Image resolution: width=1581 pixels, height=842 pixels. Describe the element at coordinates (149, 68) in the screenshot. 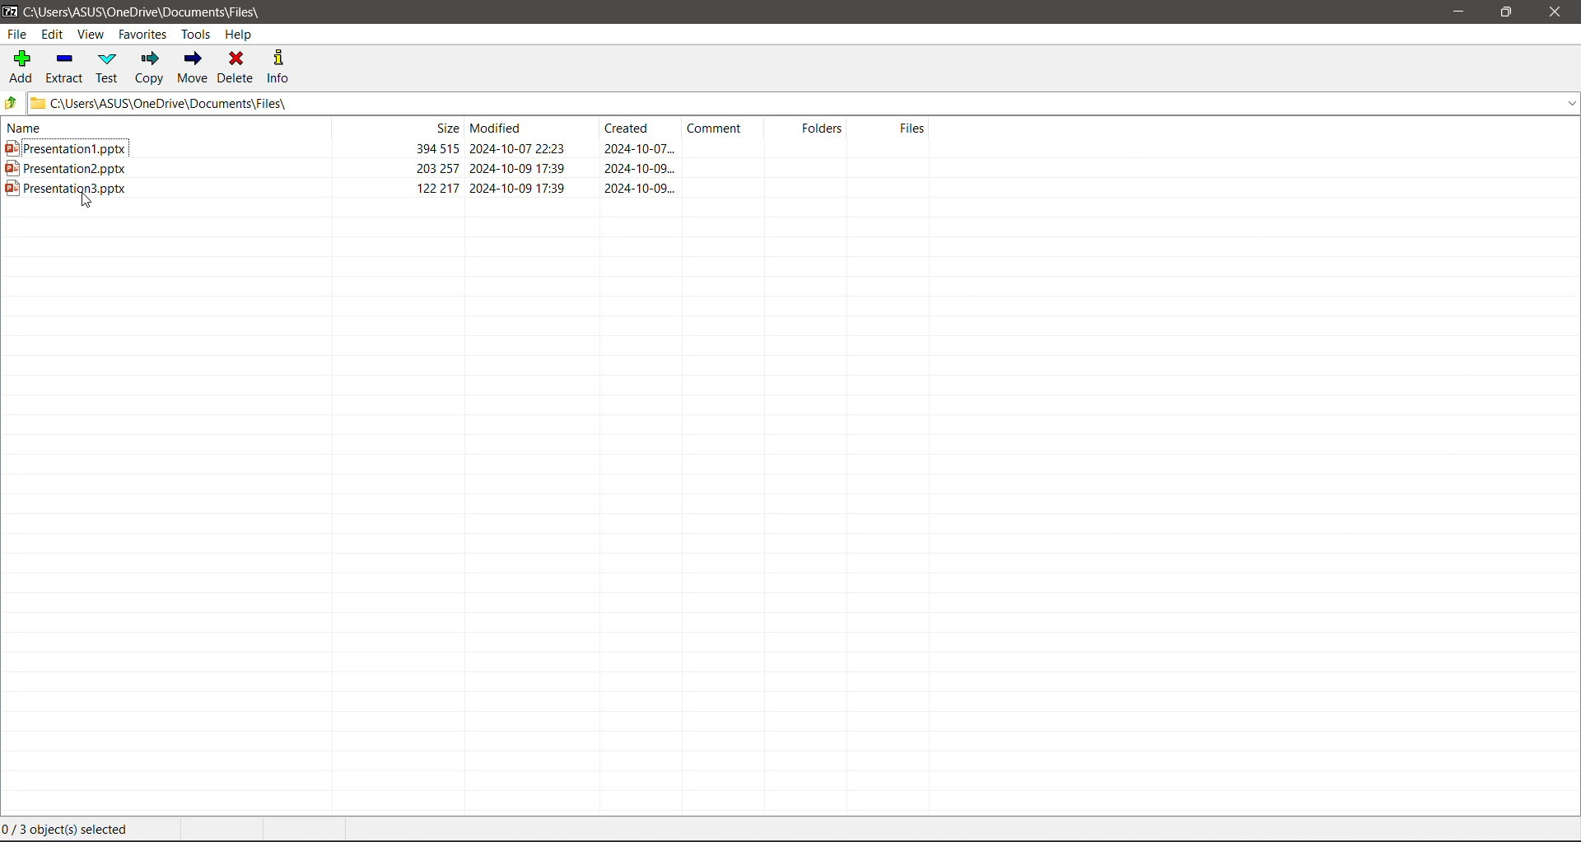

I see `Copy` at that location.